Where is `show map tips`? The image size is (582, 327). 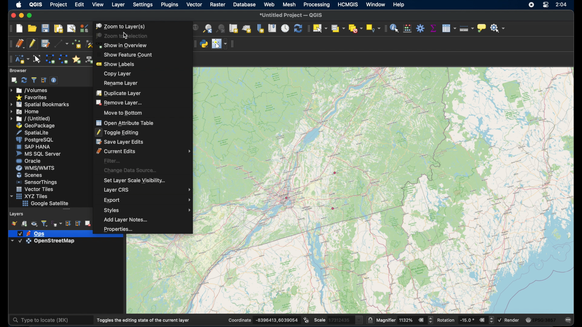 show map tips is located at coordinates (482, 28).